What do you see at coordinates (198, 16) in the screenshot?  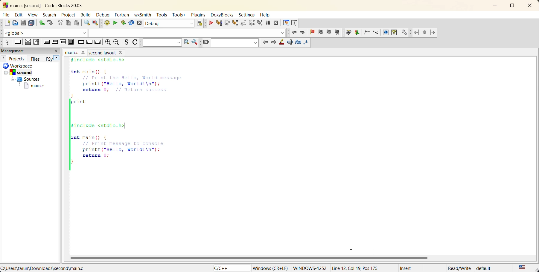 I see `plugins` at bounding box center [198, 16].